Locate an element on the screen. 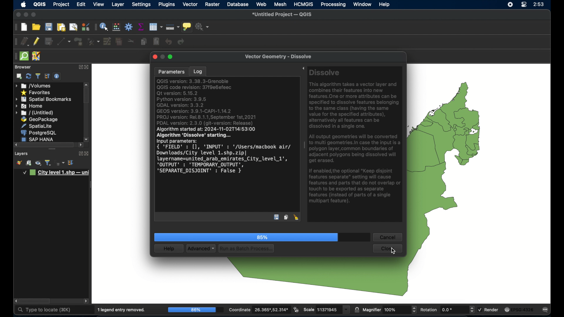 This screenshot has height=317, width=564. parameters is located at coordinates (171, 71).